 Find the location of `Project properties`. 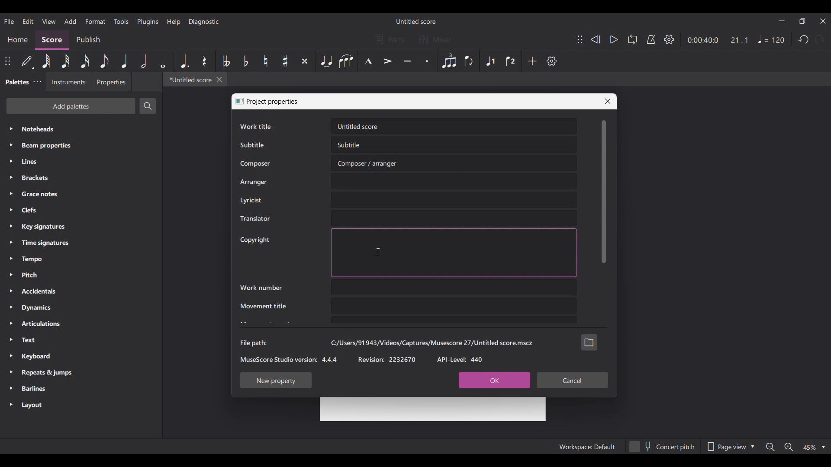

Project properties is located at coordinates (273, 102).